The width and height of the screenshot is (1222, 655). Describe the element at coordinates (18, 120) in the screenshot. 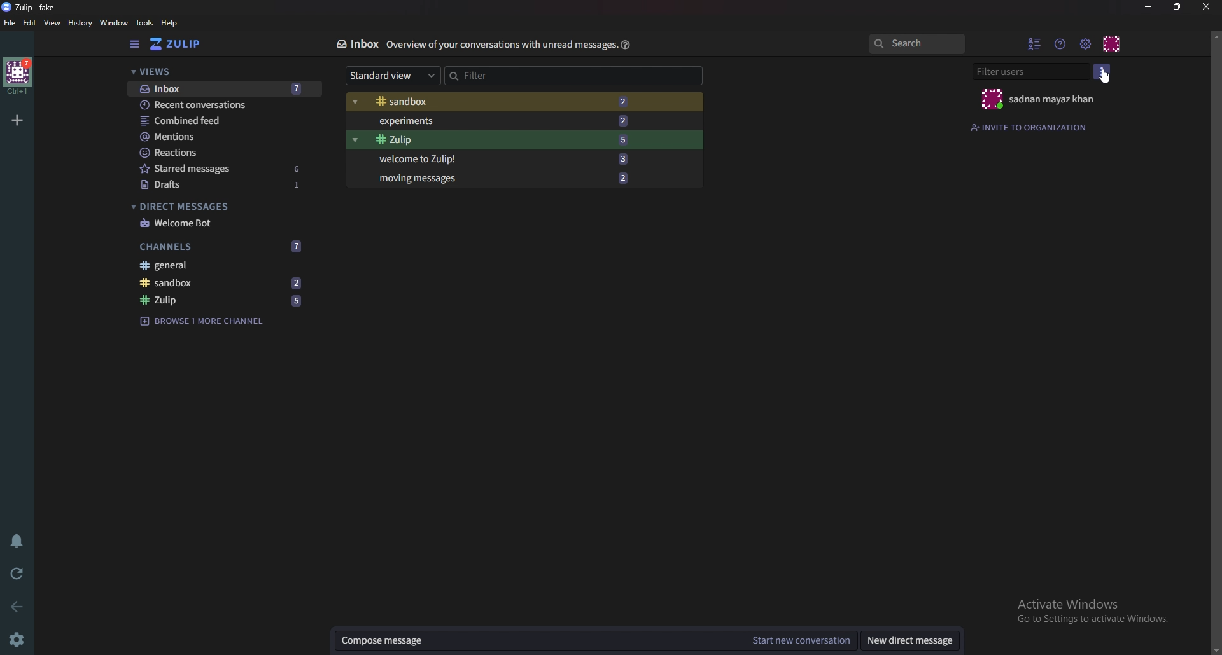

I see `Add organization` at that location.